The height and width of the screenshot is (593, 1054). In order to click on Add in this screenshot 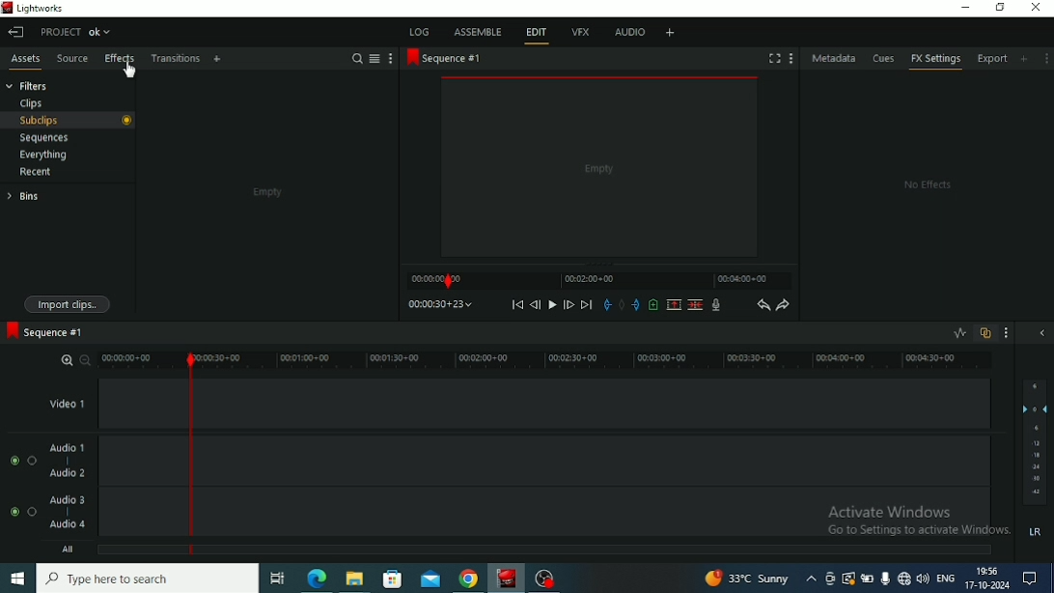, I will do `click(217, 60)`.